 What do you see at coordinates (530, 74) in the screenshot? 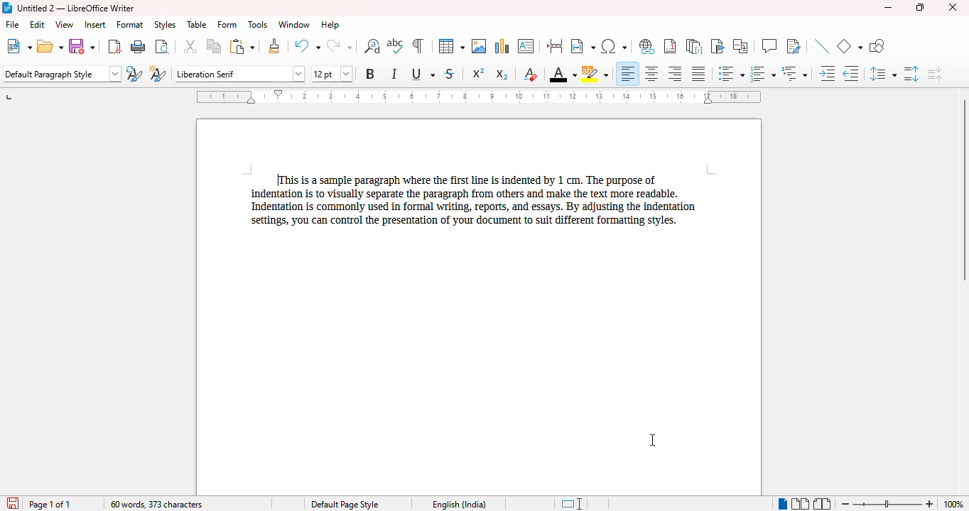
I see `clear direct formatting` at bounding box center [530, 74].